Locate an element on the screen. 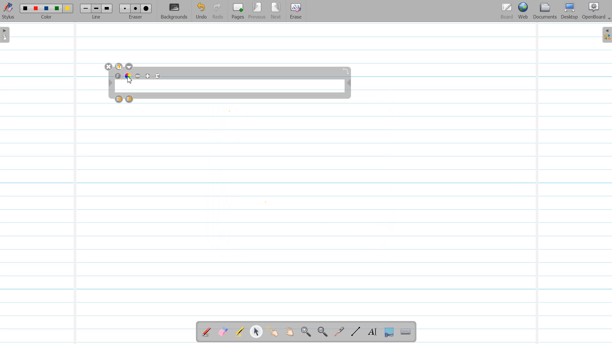 This screenshot has width=612, height=344. Rotate Text window is located at coordinates (346, 71).